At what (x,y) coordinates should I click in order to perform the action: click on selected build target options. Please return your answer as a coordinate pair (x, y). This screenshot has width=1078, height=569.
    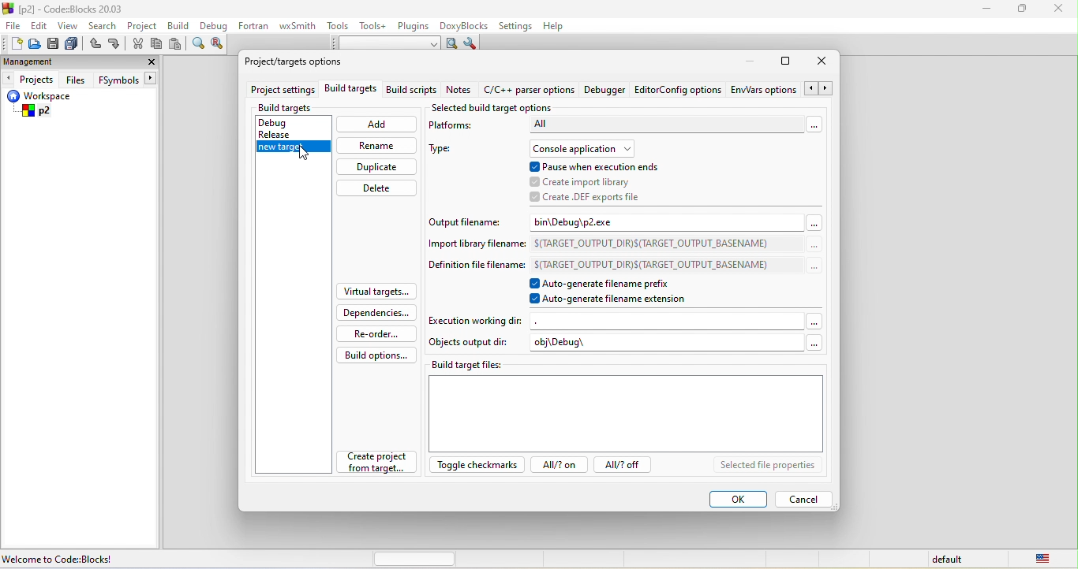
    Looking at the image, I should click on (494, 107).